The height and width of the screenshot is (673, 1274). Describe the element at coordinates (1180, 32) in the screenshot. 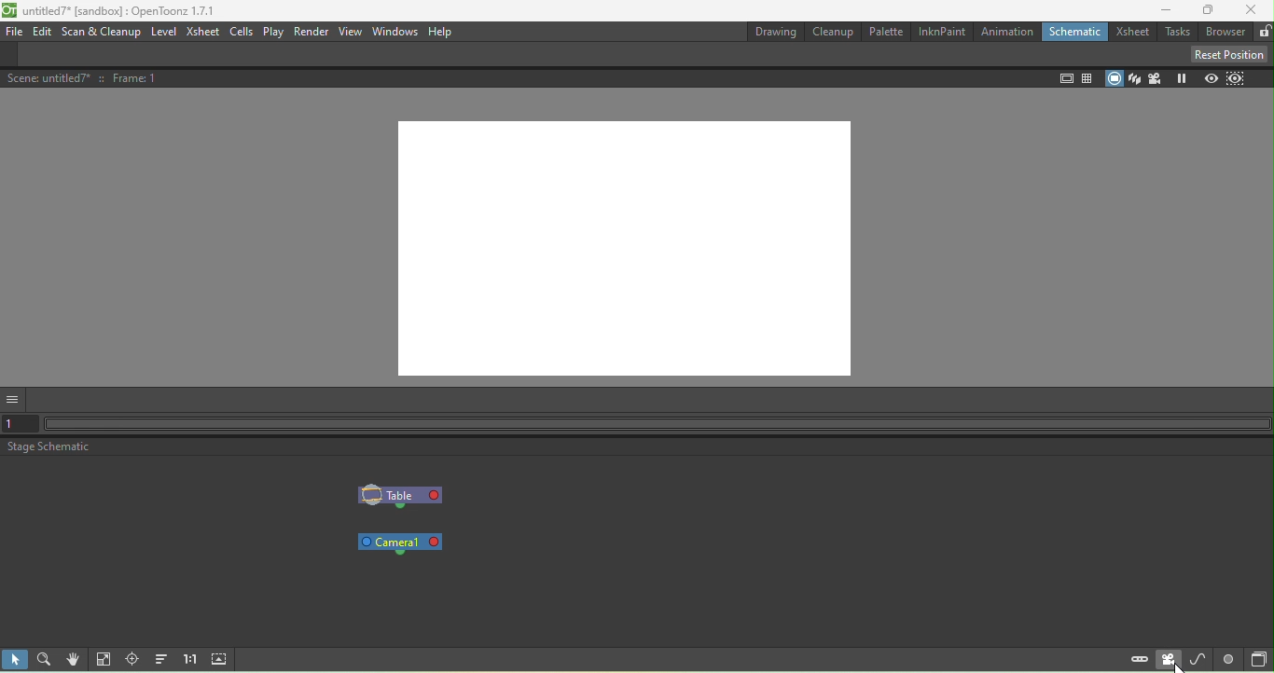

I see `Tasks` at that location.